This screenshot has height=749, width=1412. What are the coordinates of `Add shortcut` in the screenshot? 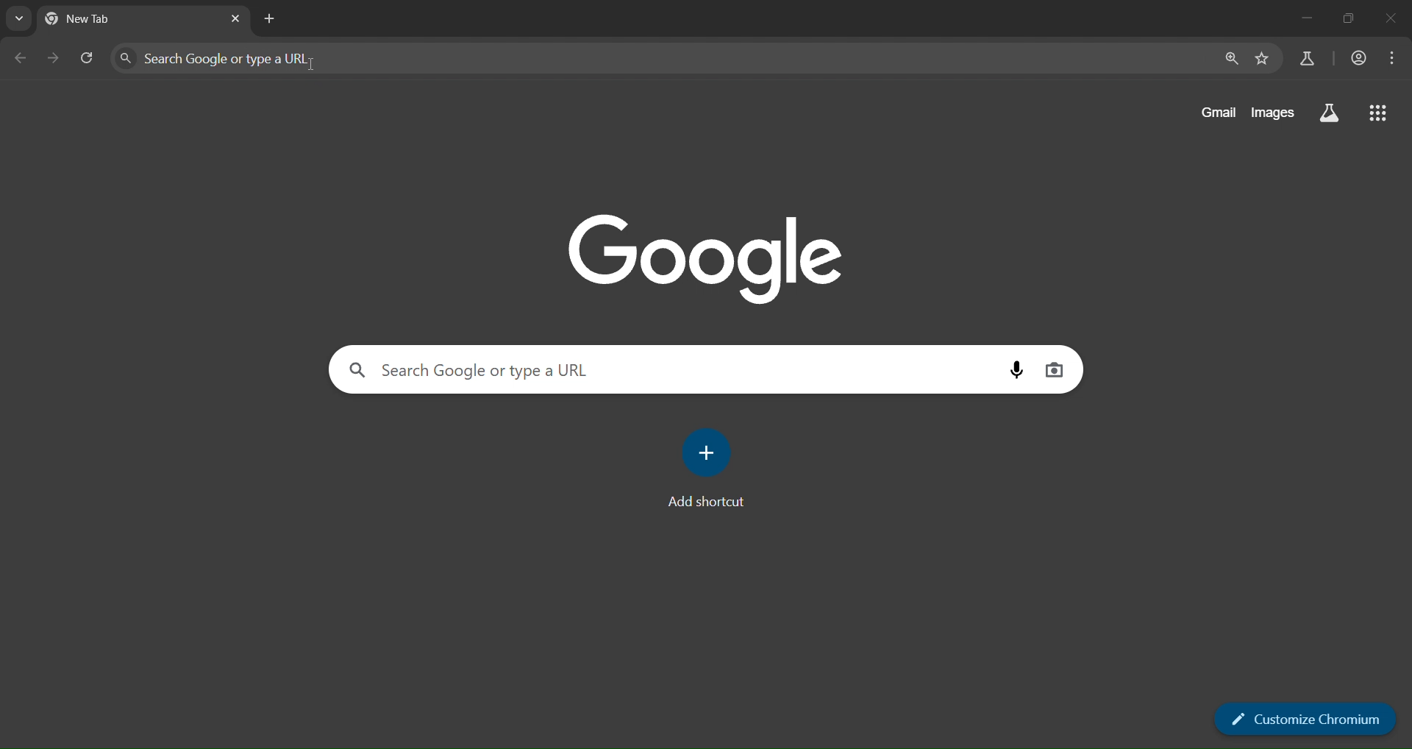 It's located at (705, 502).